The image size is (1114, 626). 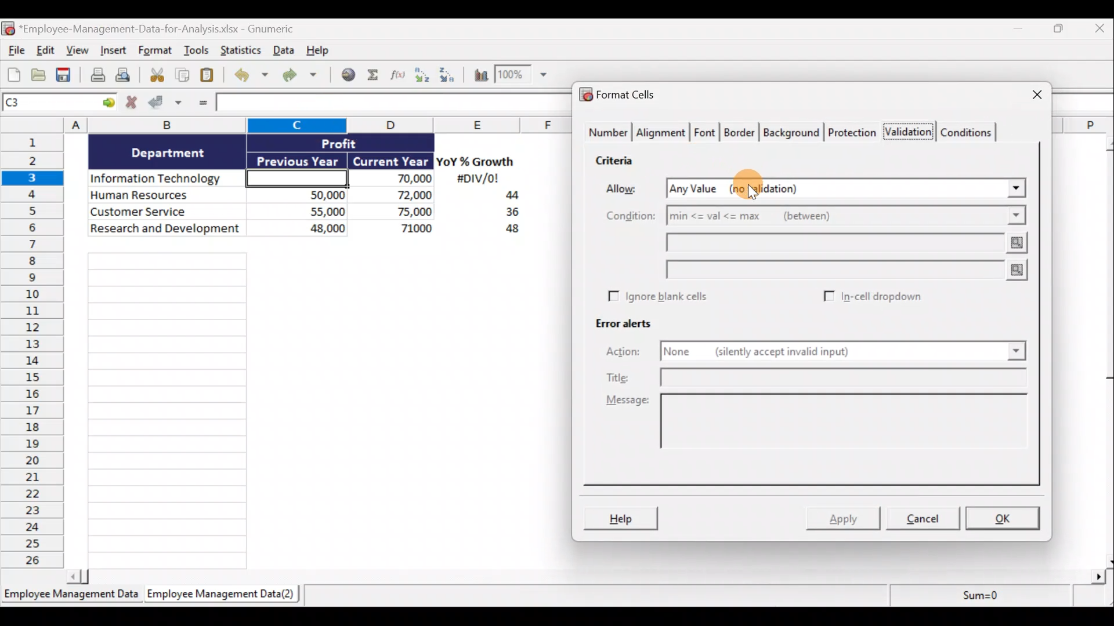 What do you see at coordinates (750, 185) in the screenshot?
I see `Cursor` at bounding box center [750, 185].